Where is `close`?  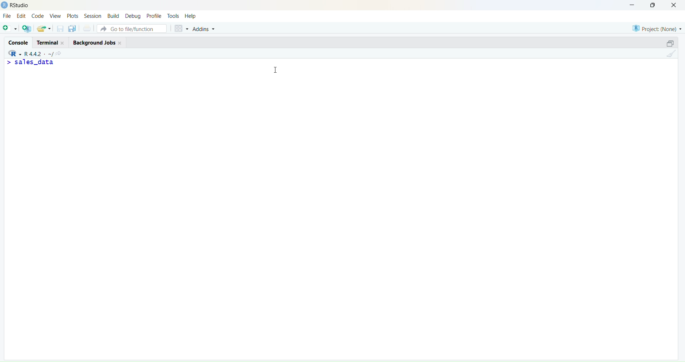
close is located at coordinates (676, 5).